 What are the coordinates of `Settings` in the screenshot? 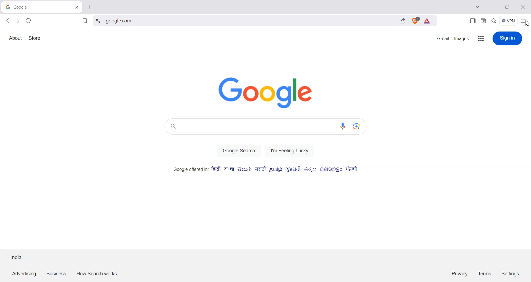 It's located at (511, 273).